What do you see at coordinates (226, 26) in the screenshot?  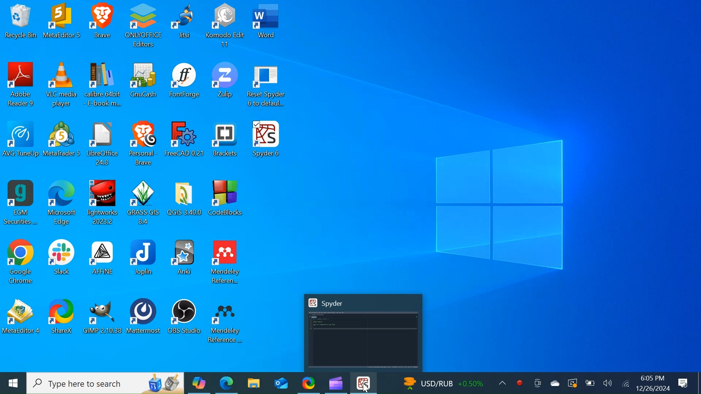 I see `Komodo Edit Desktop Icon` at bounding box center [226, 26].